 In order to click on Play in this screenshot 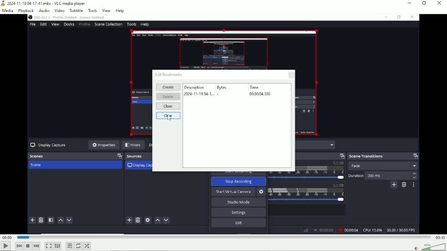, I will do `click(5, 246)`.